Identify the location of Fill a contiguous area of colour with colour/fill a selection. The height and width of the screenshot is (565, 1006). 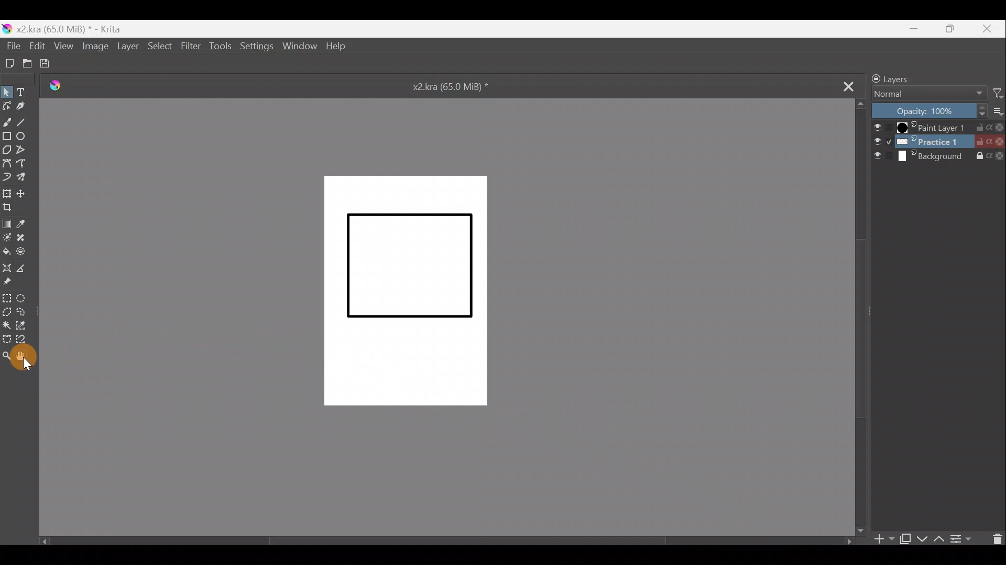
(6, 248).